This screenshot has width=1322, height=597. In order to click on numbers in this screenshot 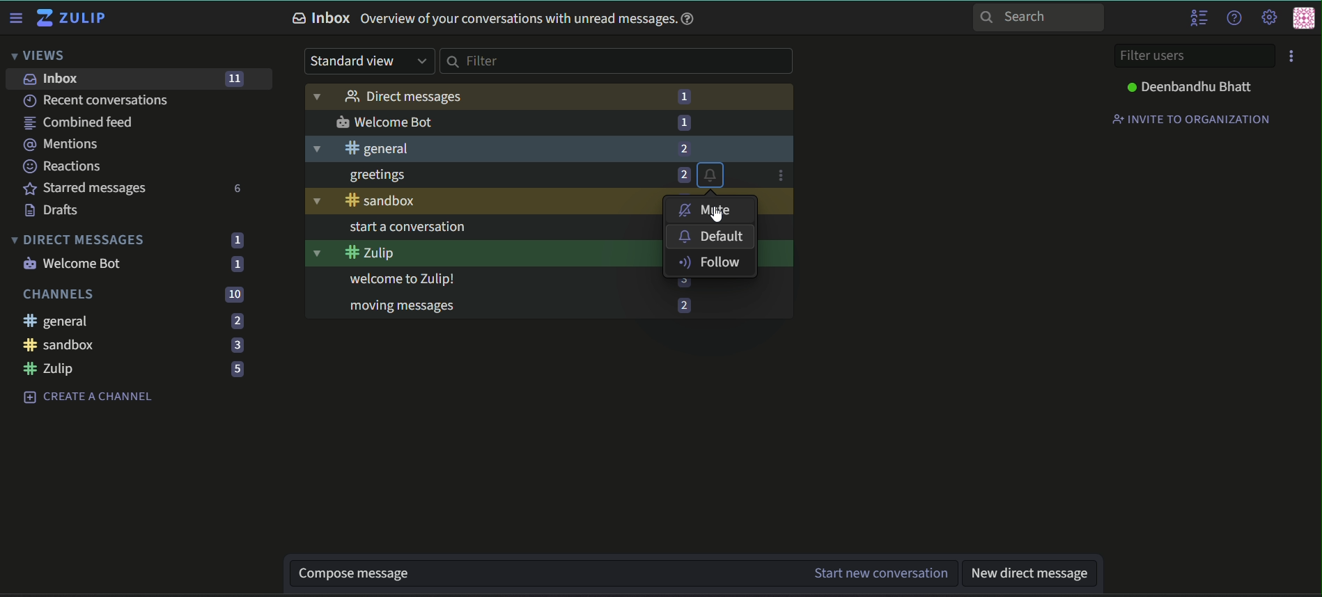, I will do `click(237, 264)`.